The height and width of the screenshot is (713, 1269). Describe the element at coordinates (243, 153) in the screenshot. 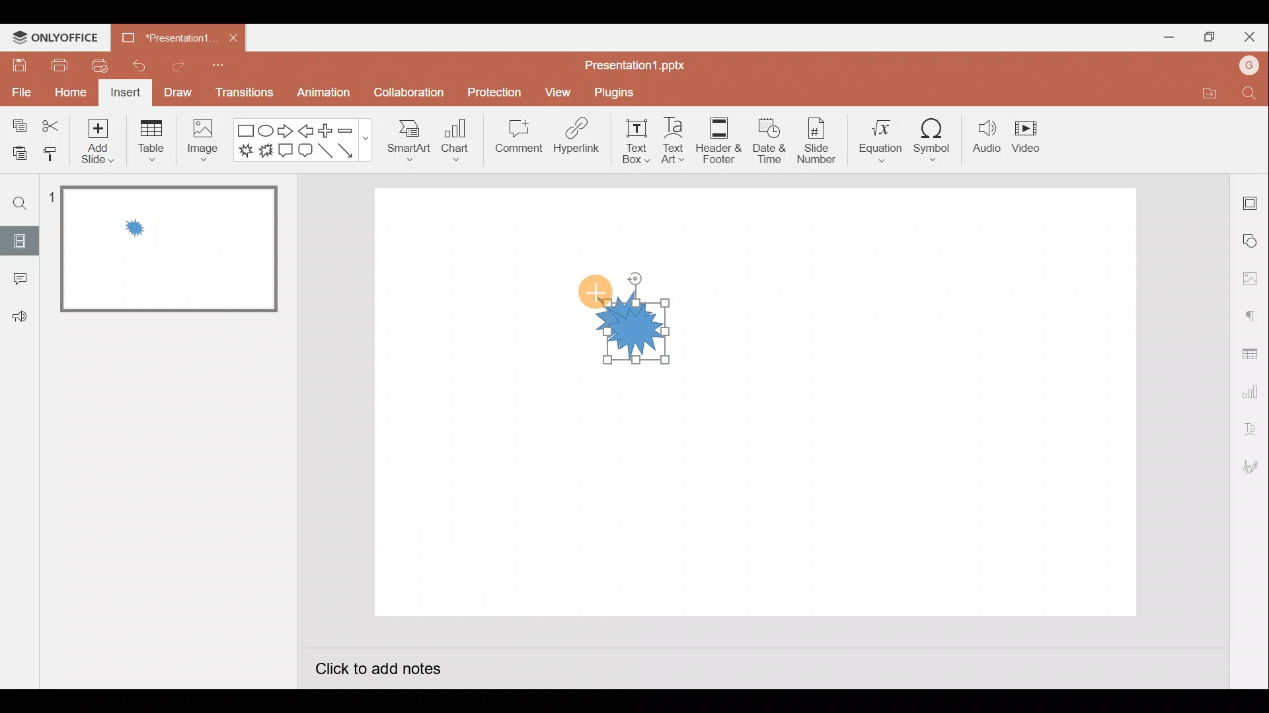

I see `Explosion 1` at that location.